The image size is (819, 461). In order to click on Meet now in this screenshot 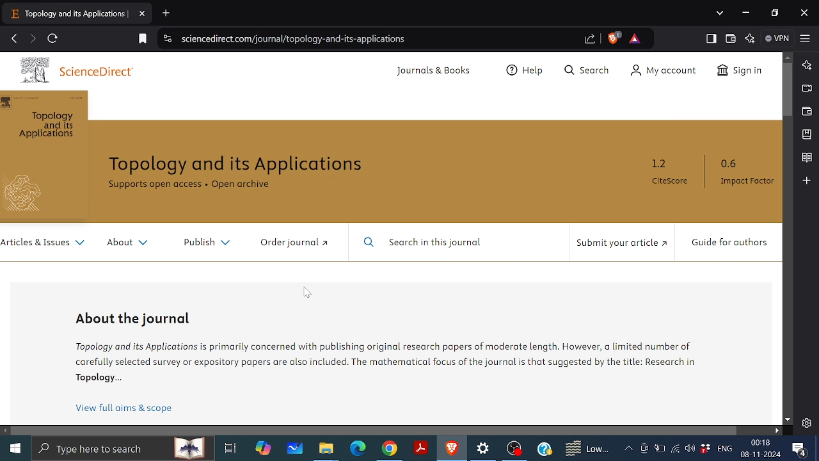, I will do `click(644, 448)`.